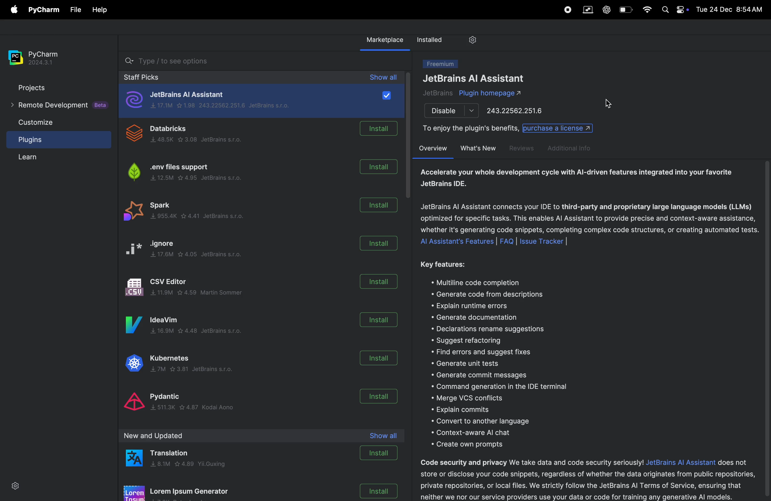 The image size is (771, 501). I want to click on plugins, so click(39, 140).